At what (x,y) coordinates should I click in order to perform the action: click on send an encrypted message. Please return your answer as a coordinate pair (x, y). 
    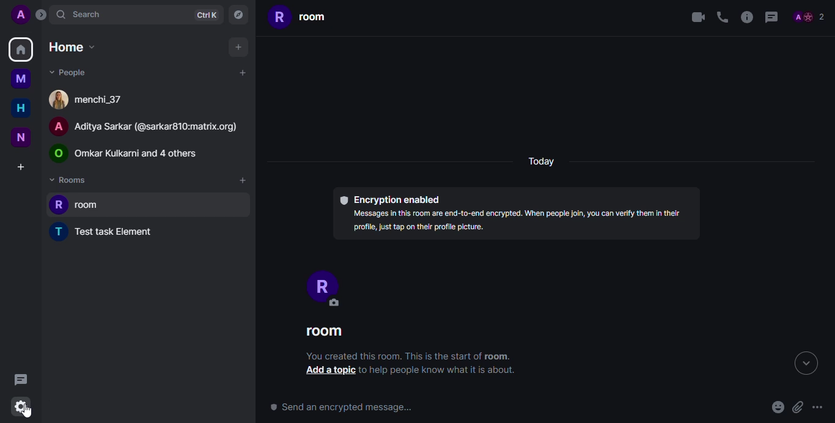
    Looking at the image, I should click on (348, 406).